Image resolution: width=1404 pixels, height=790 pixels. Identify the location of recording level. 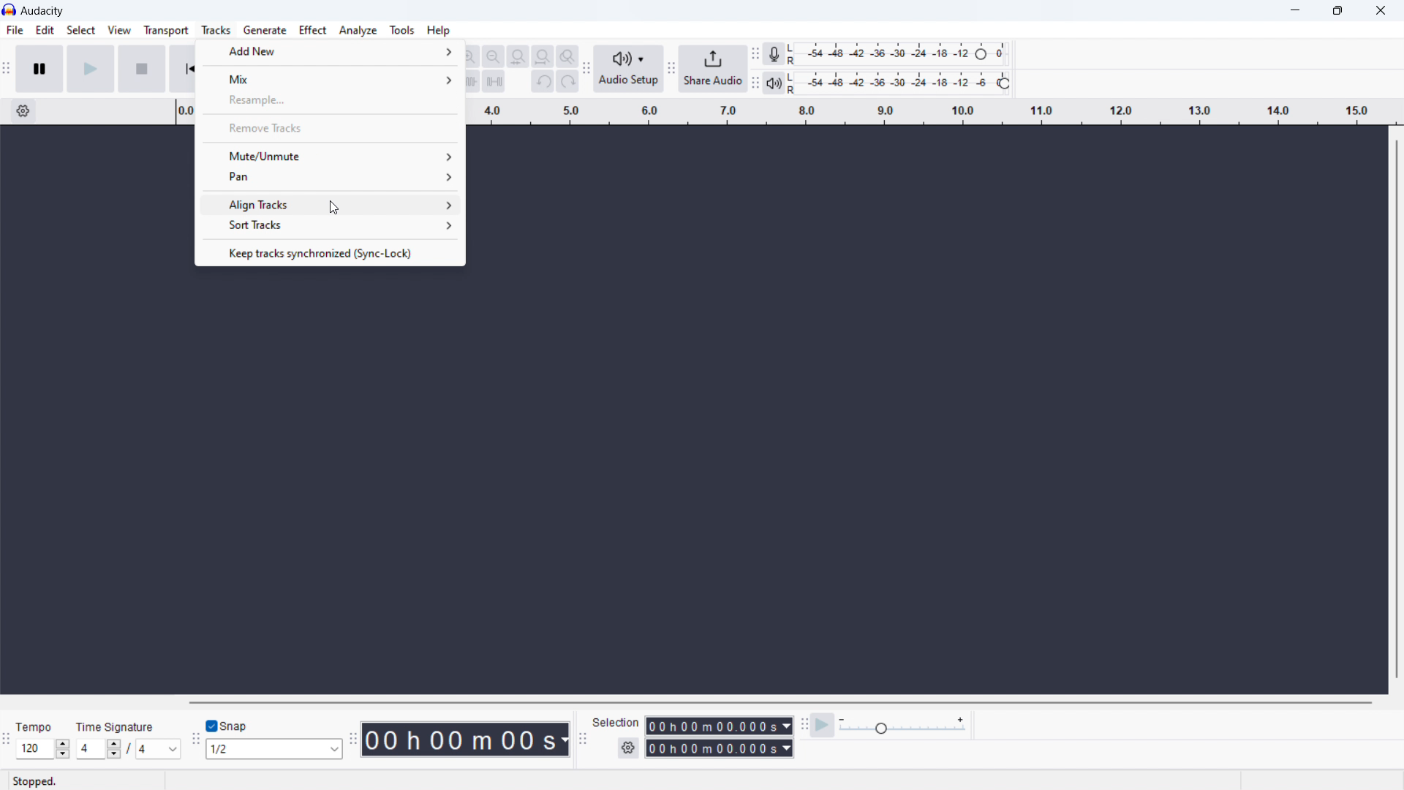
(900, 54).